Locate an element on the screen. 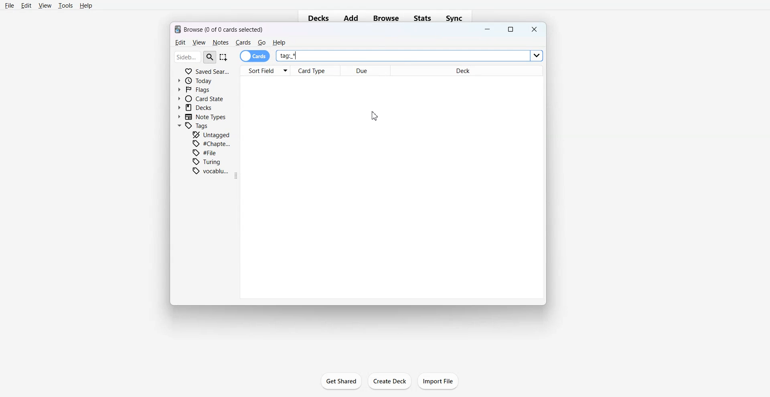 The height and width of the screenshot is (397, 770). Due is located at coordinates (365, 71).